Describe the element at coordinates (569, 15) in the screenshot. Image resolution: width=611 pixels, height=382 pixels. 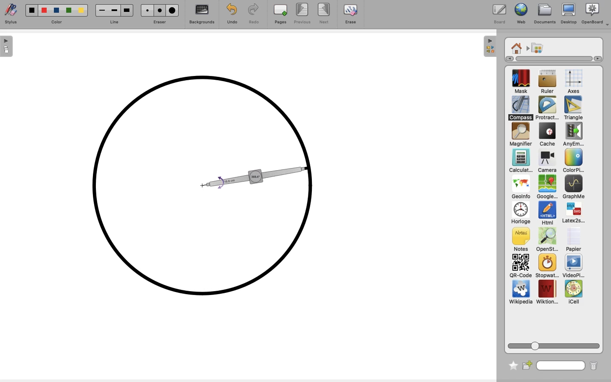
I see `Desktop` at that location.